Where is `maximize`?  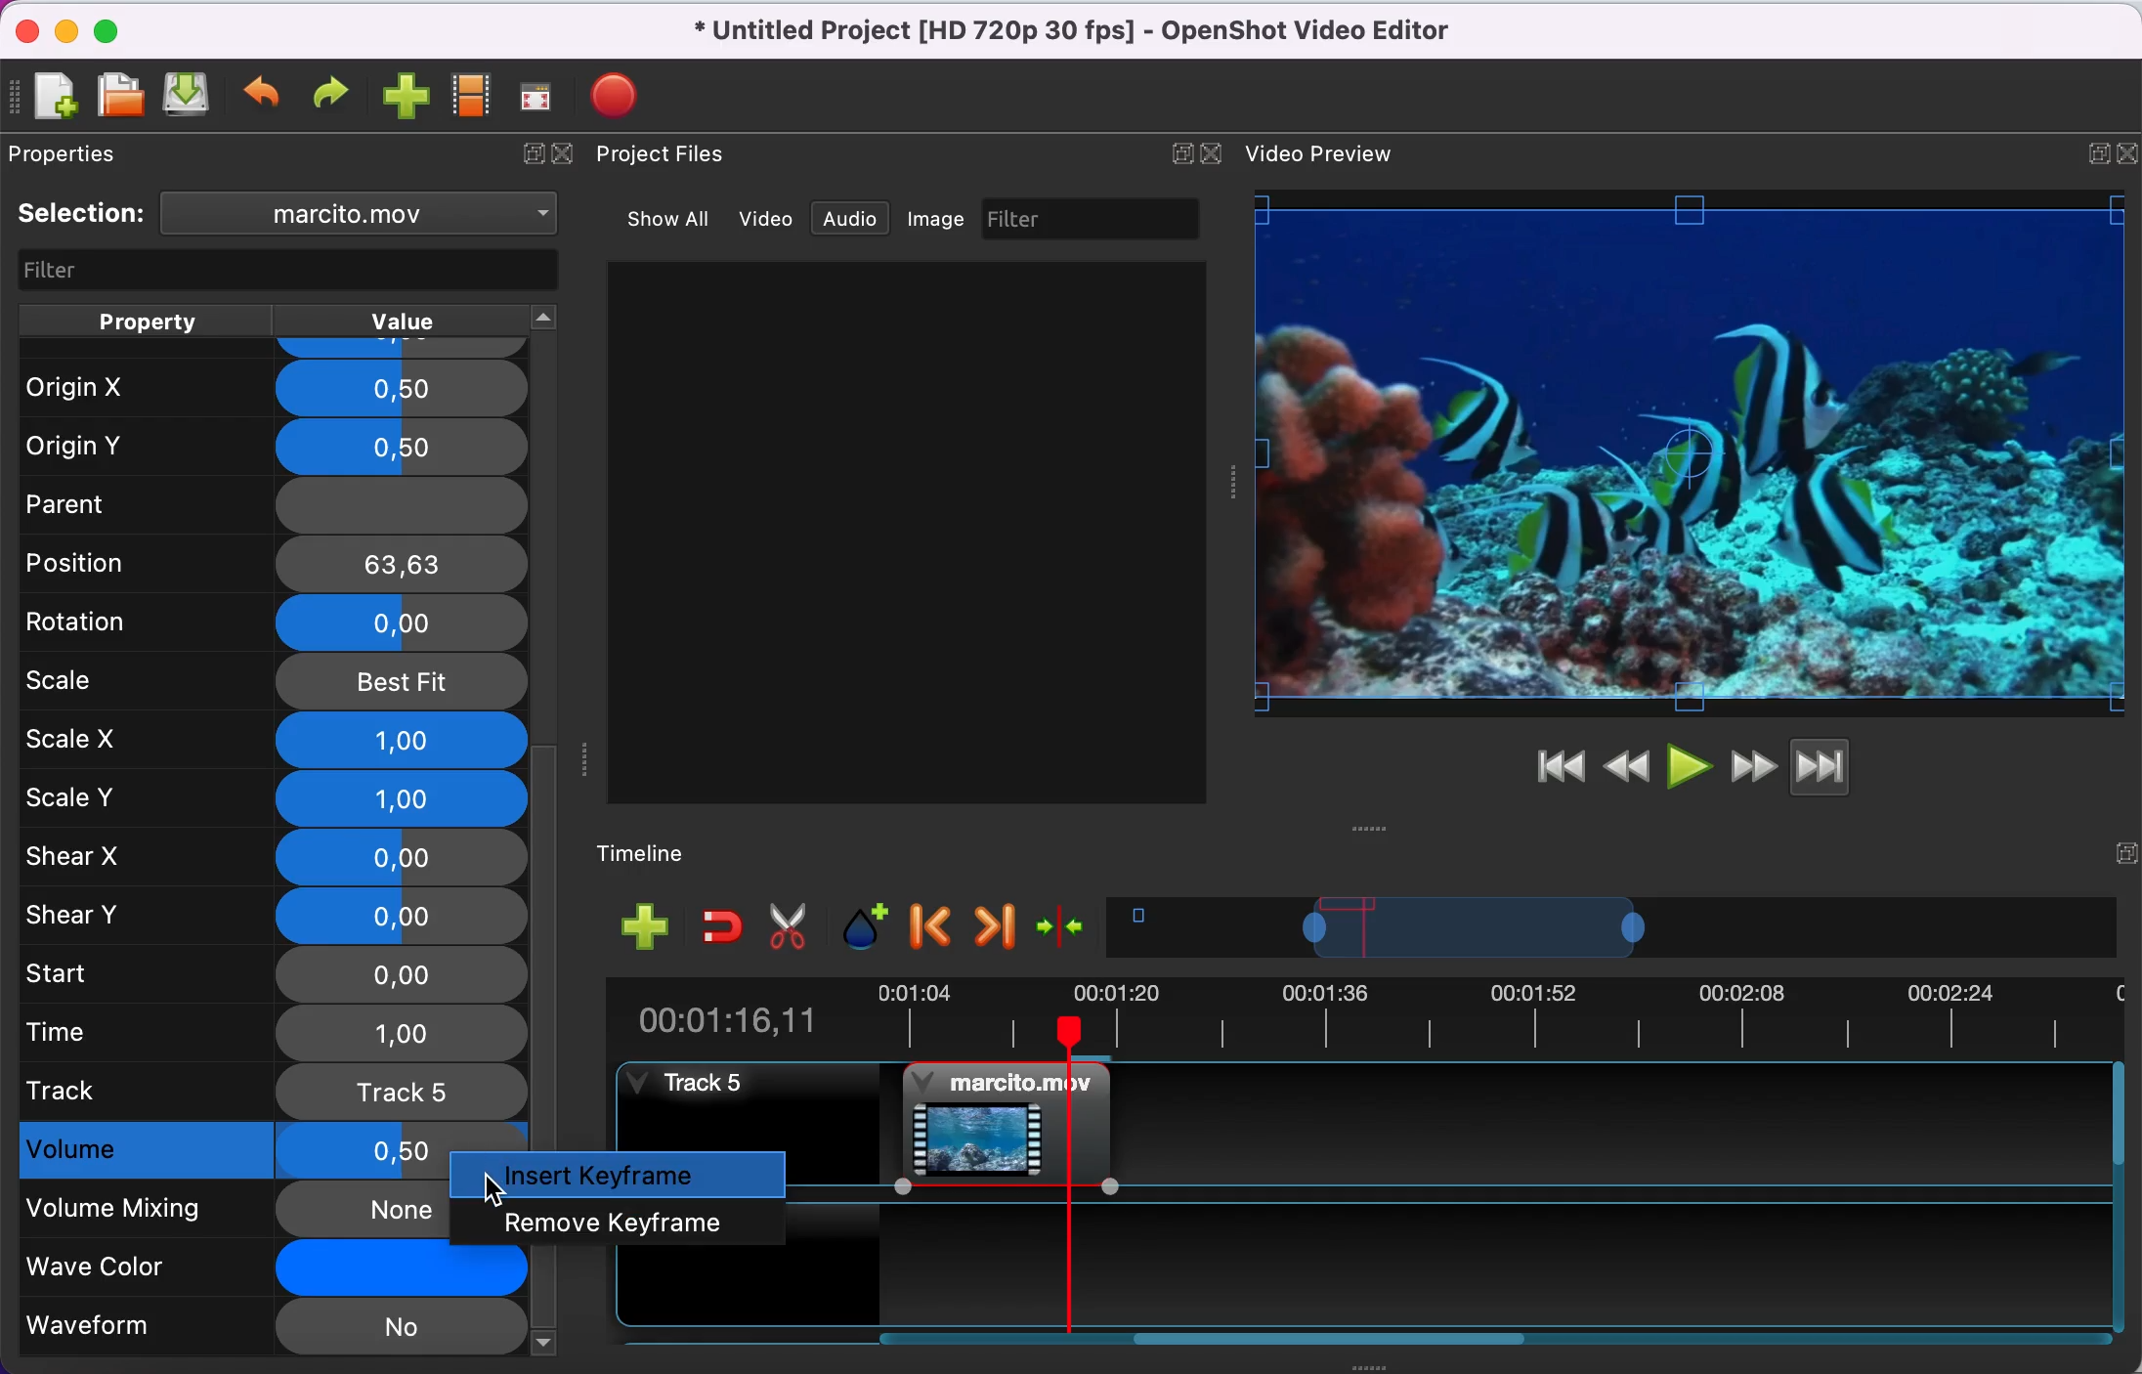 maximize is located at coordinates (2090, 149).